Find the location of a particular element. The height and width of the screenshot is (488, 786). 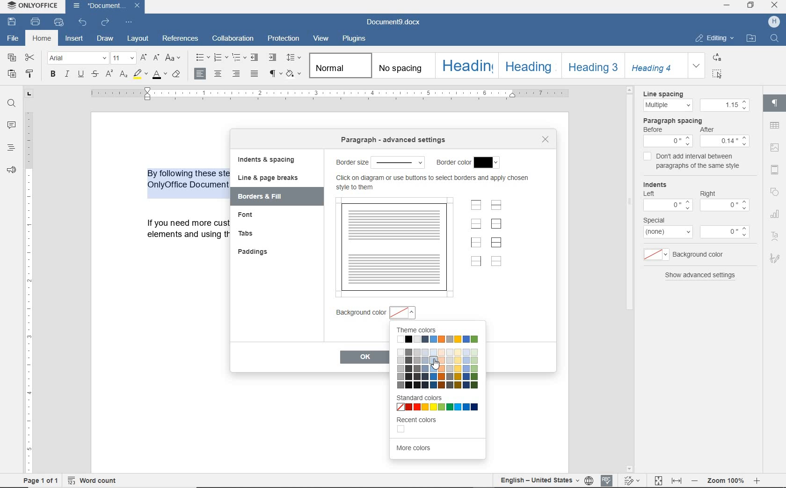

background color is located at coordinates (359, 313).